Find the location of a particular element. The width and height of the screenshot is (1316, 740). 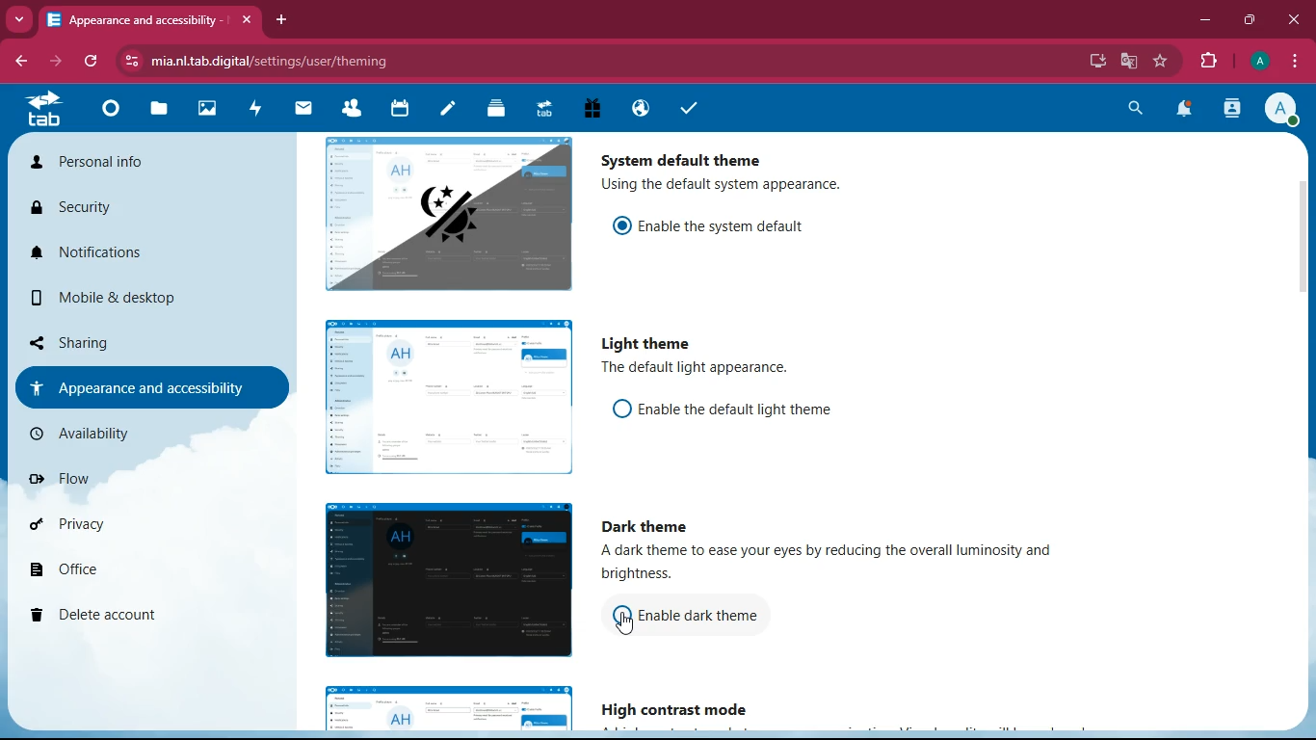

notes is located at coordinates (447, 110).